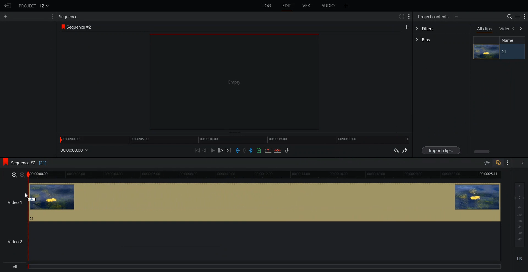 The image size is (528, 272). Describe the element at coordinates (33, 163) in the screenshot. I see `Sequence 2 [21]` at that location.